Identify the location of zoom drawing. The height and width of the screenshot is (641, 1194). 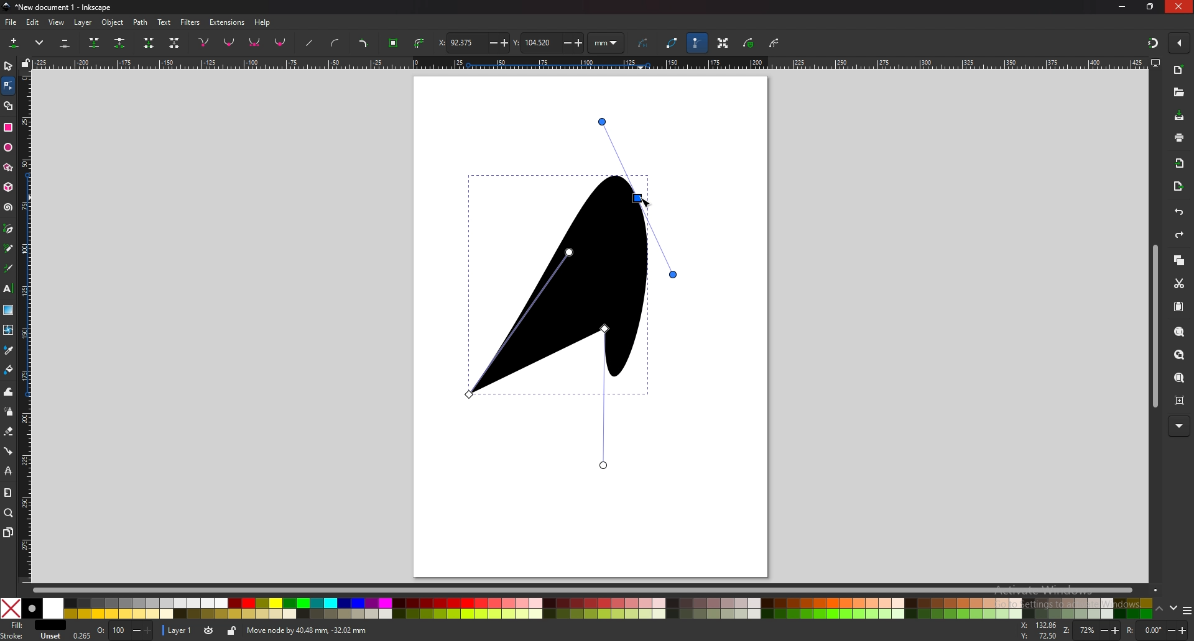
(1180, 355).